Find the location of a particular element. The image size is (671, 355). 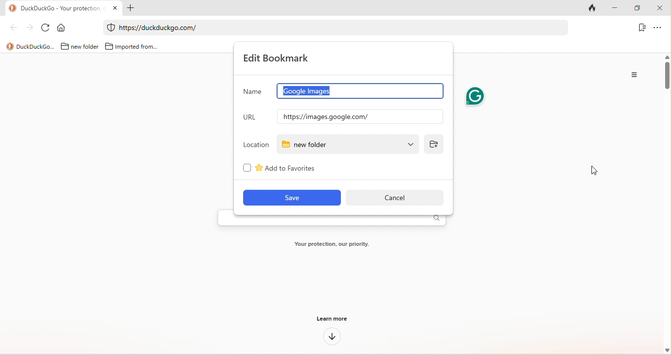

new folder is located at coordinates (345, 143).